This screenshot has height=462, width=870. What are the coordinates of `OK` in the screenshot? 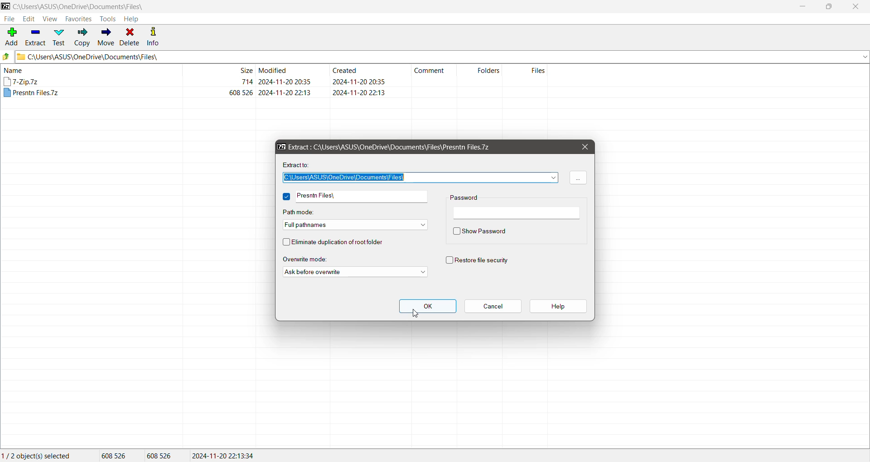 It's located at (428, 306).